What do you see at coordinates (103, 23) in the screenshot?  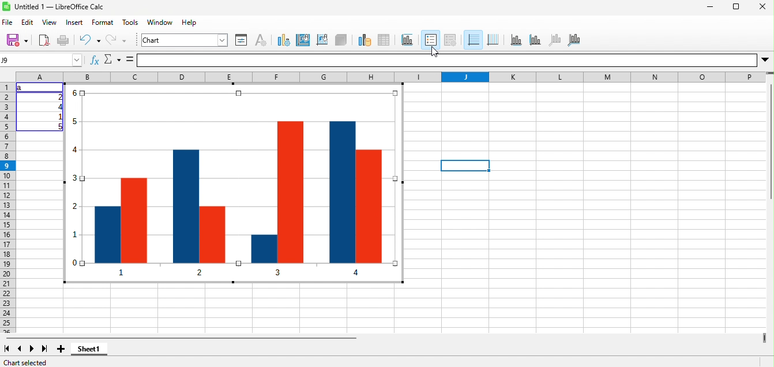 I see `format` at bounding box center [103, 23].